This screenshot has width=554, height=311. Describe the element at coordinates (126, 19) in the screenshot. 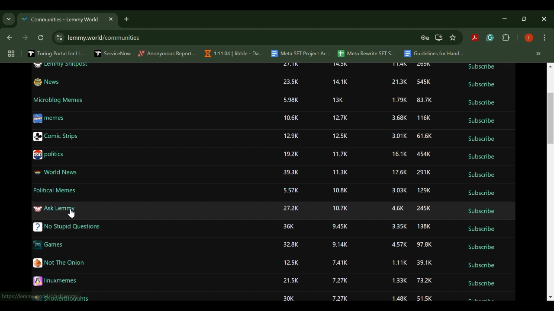

I see `Add Tab` at that location.